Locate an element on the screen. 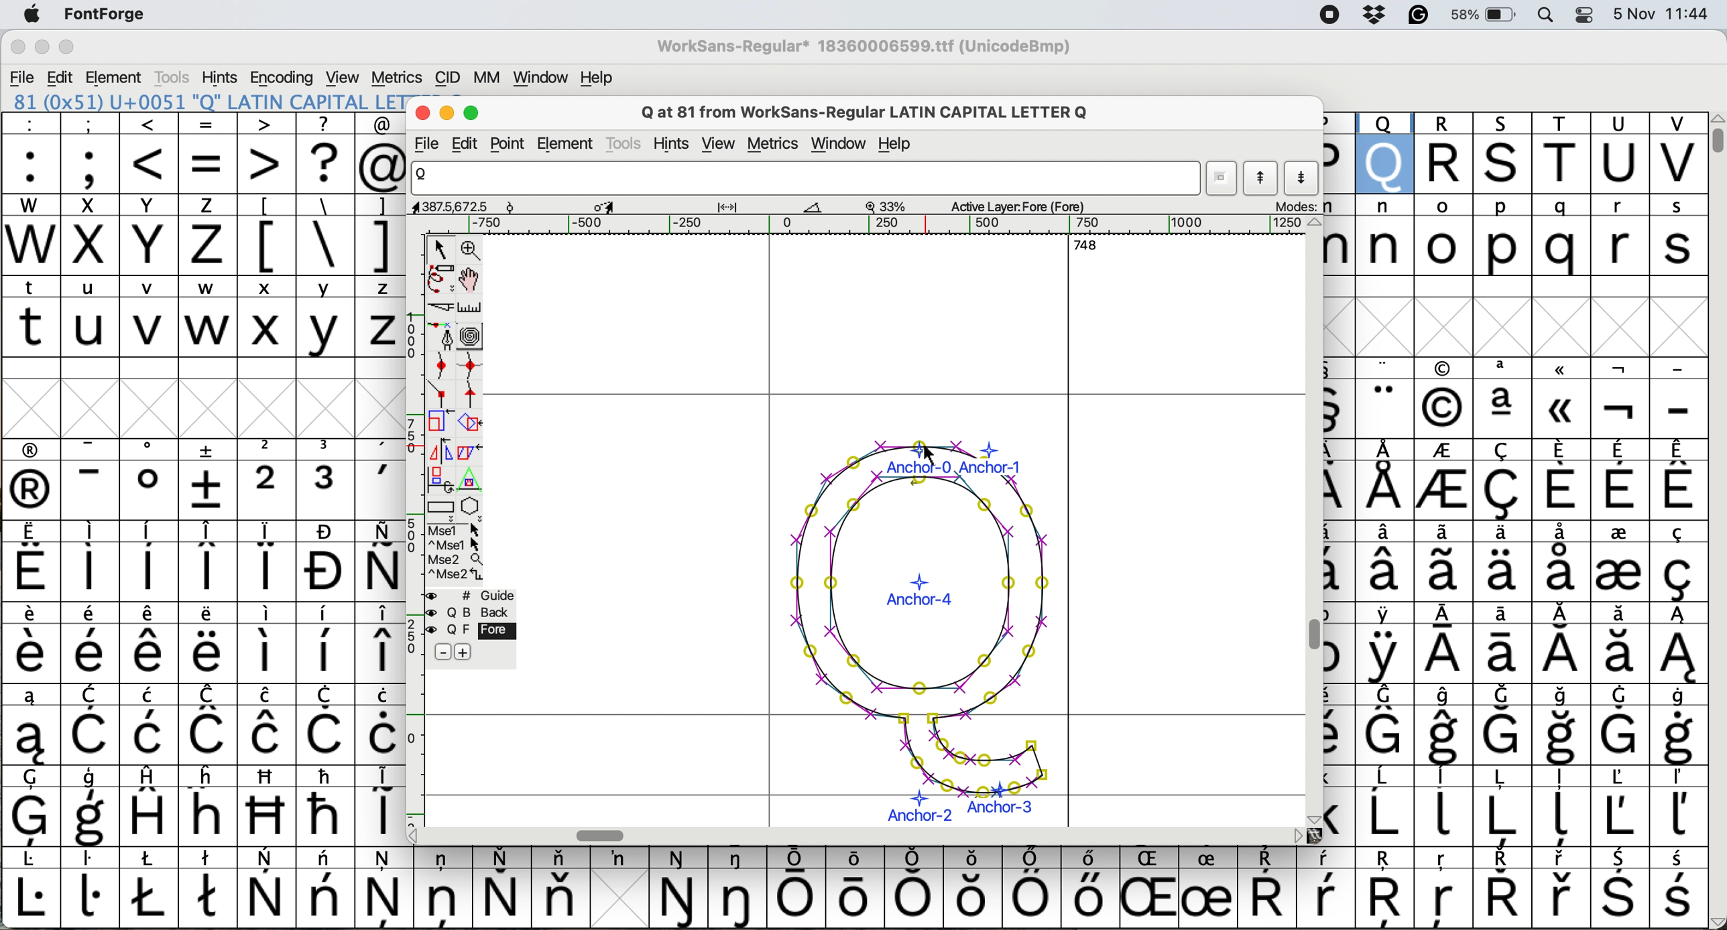 The height and width of the screenshot is (930, 1727). 58% is located at coordinates (1488, 16).